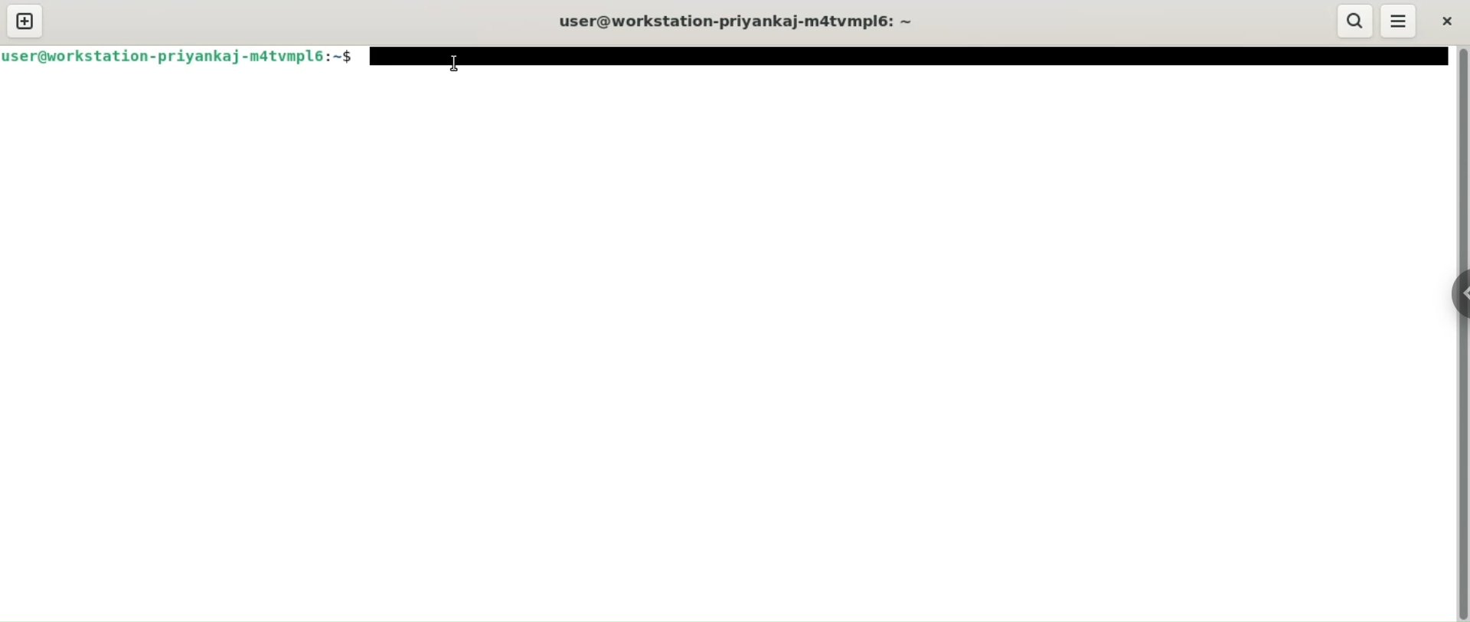 This screenshot has height=622, width=1470. Describe the element at coordinates (25, 21) in the screenshot. I see `new tab` at that location.